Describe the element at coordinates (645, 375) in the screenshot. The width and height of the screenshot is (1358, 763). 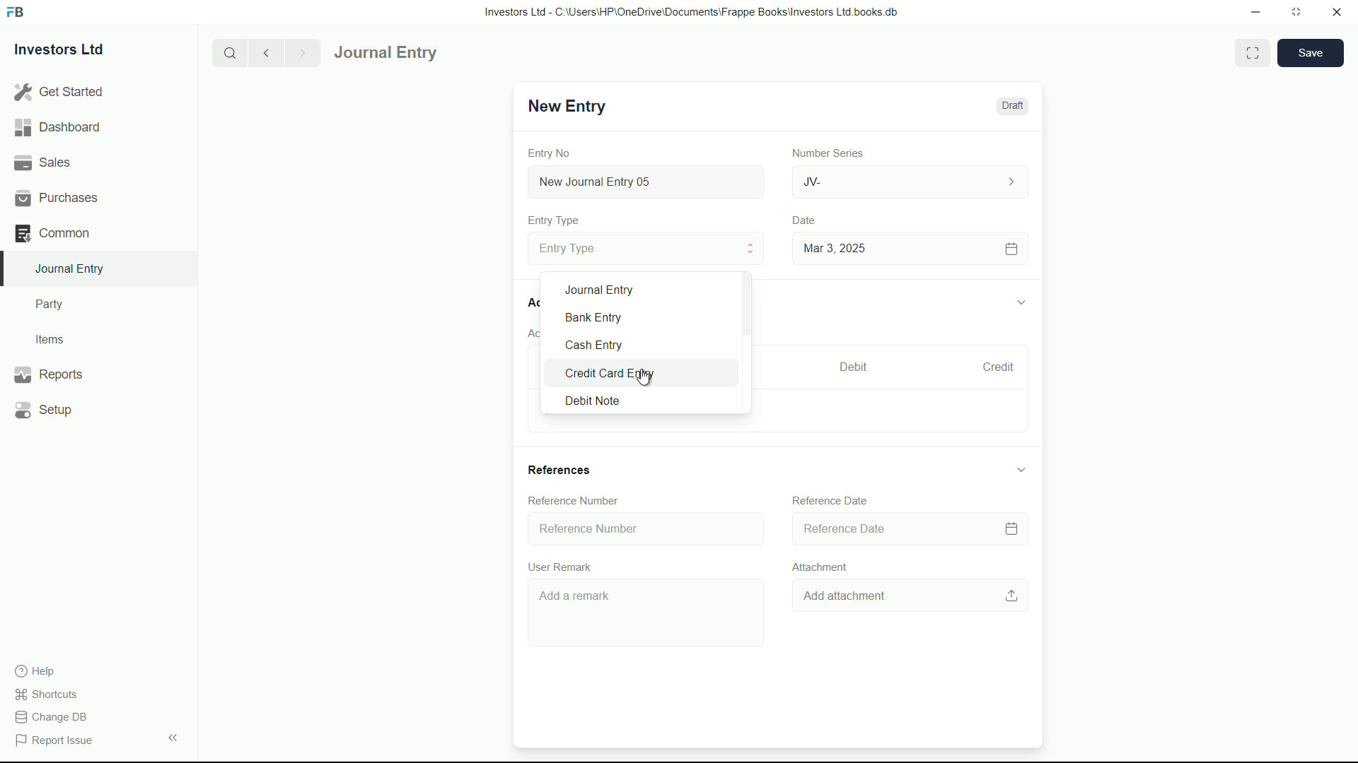
I see `cursor` at that location.